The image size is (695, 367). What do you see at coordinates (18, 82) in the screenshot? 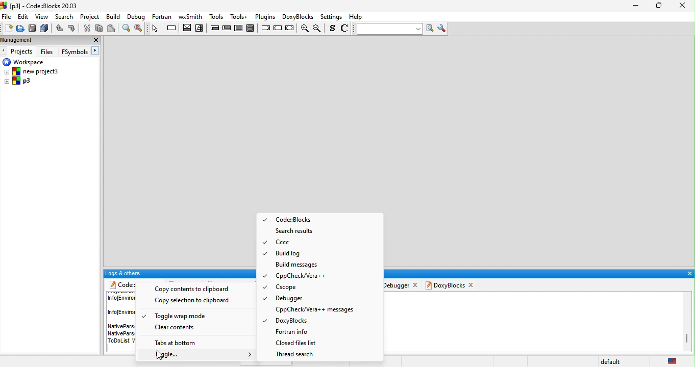
I see `p3` at bounding box center [18, 82].